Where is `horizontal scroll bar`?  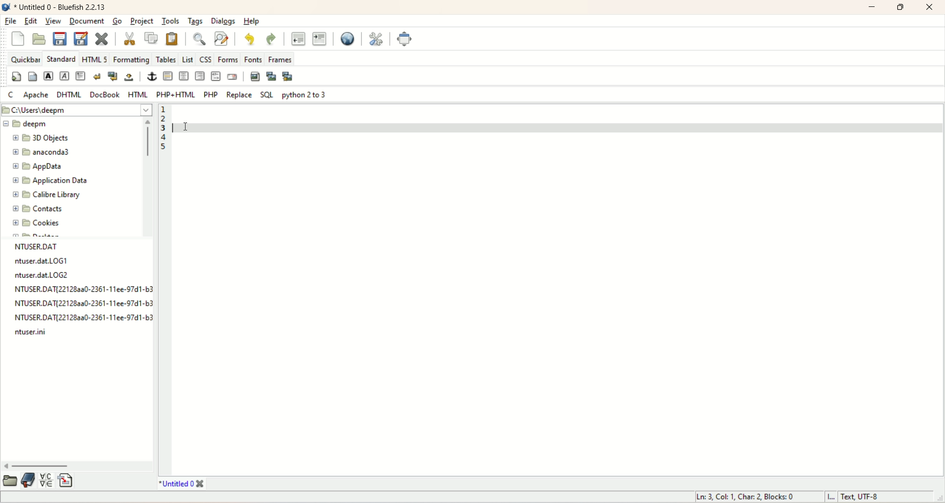 horizontal scroll bar is located at coordinates (79, 466).